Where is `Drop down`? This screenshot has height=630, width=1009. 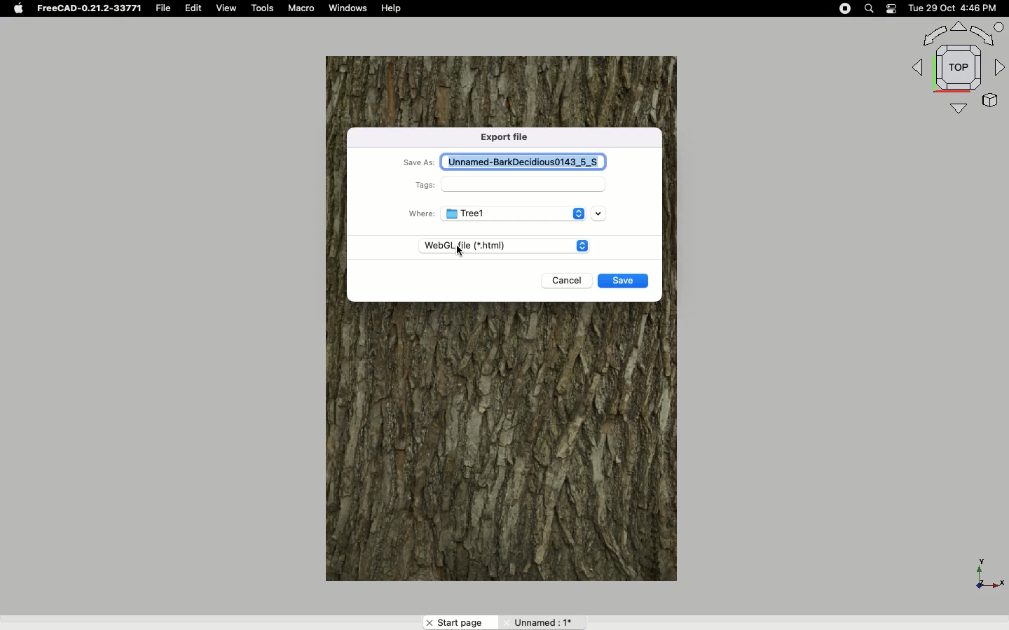 Drop down is located at coordinates (599, 215).